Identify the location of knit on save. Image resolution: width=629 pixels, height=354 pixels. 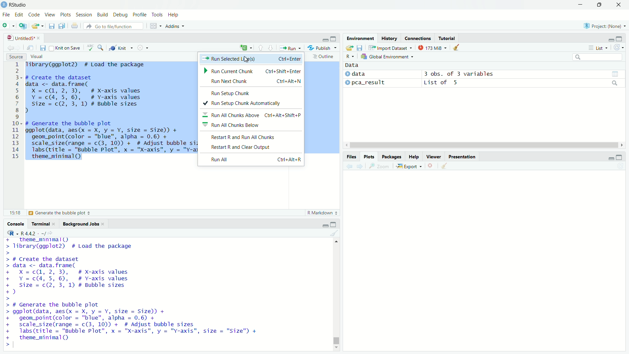
(66, 48).